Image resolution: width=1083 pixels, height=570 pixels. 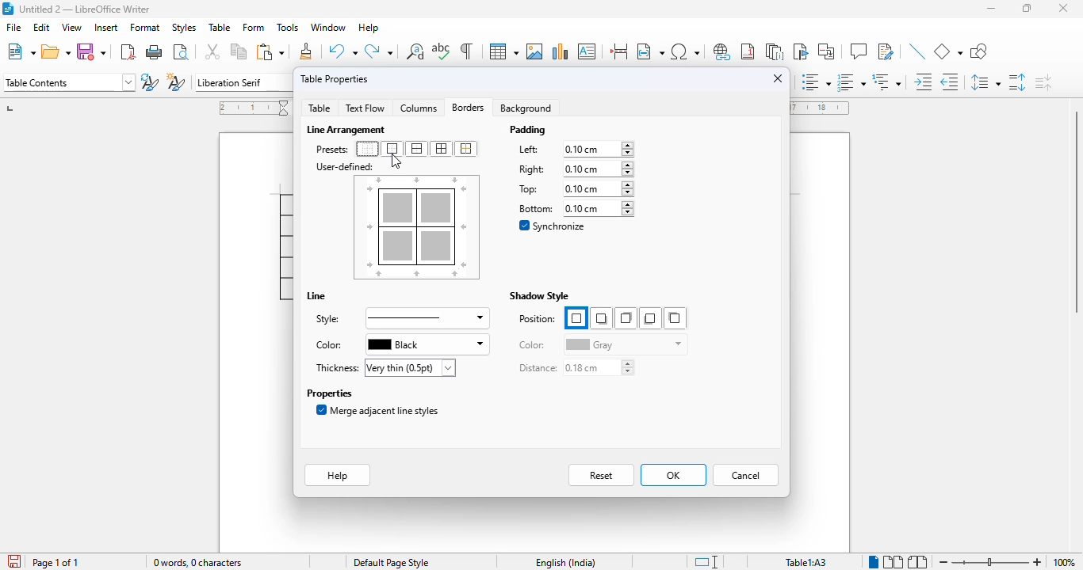 I want to click on thickness: very thin (0.5pt), so click(x=384, y=367).